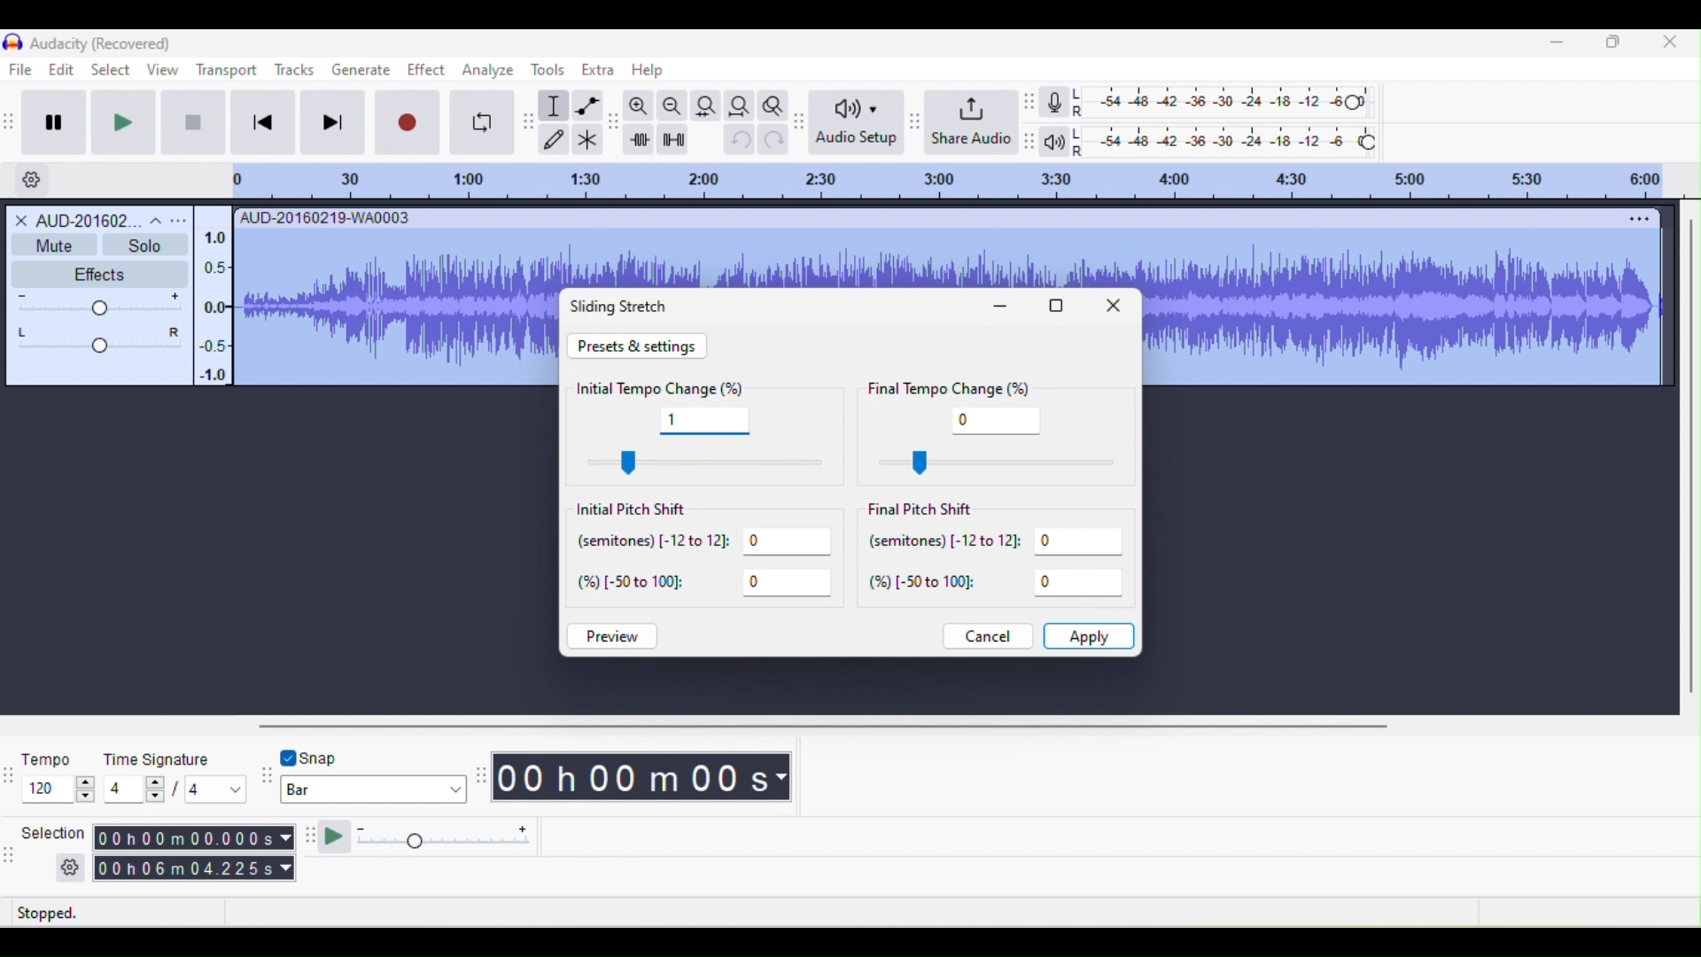  Describe the element at coordinates (373, 790) in the screenshot. I see `bar` at that location.